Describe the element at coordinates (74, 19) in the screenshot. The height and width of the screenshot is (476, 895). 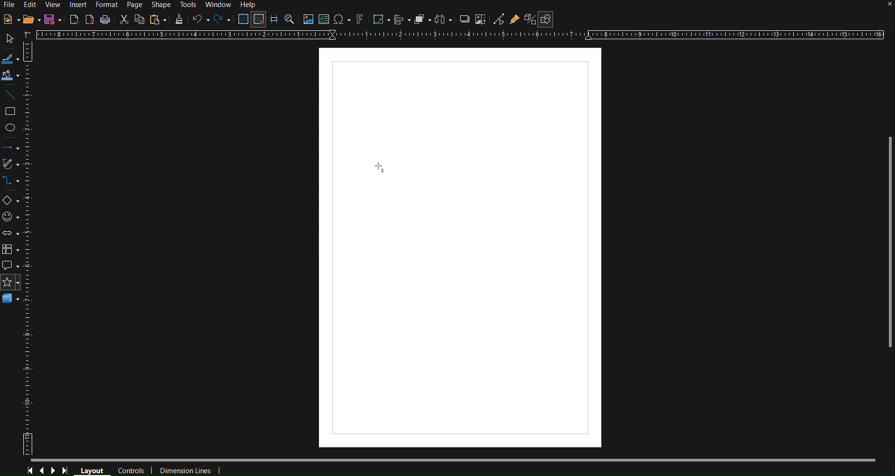
I see `Export` at that location.